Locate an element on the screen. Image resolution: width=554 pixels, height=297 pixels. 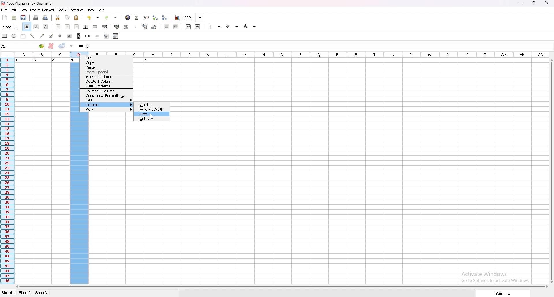
cell input is located at coordinates (319, 46).